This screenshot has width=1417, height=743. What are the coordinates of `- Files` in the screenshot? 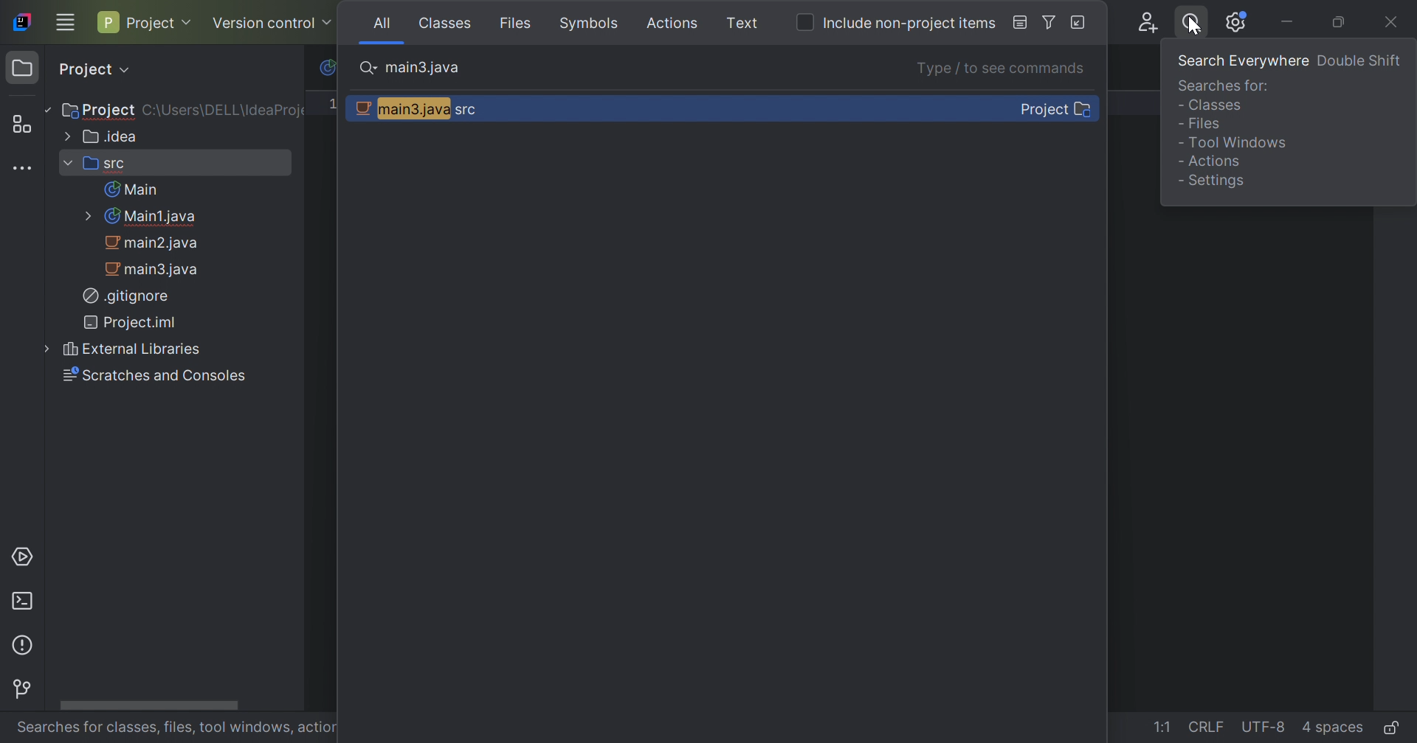 It's located at (1201, 128).